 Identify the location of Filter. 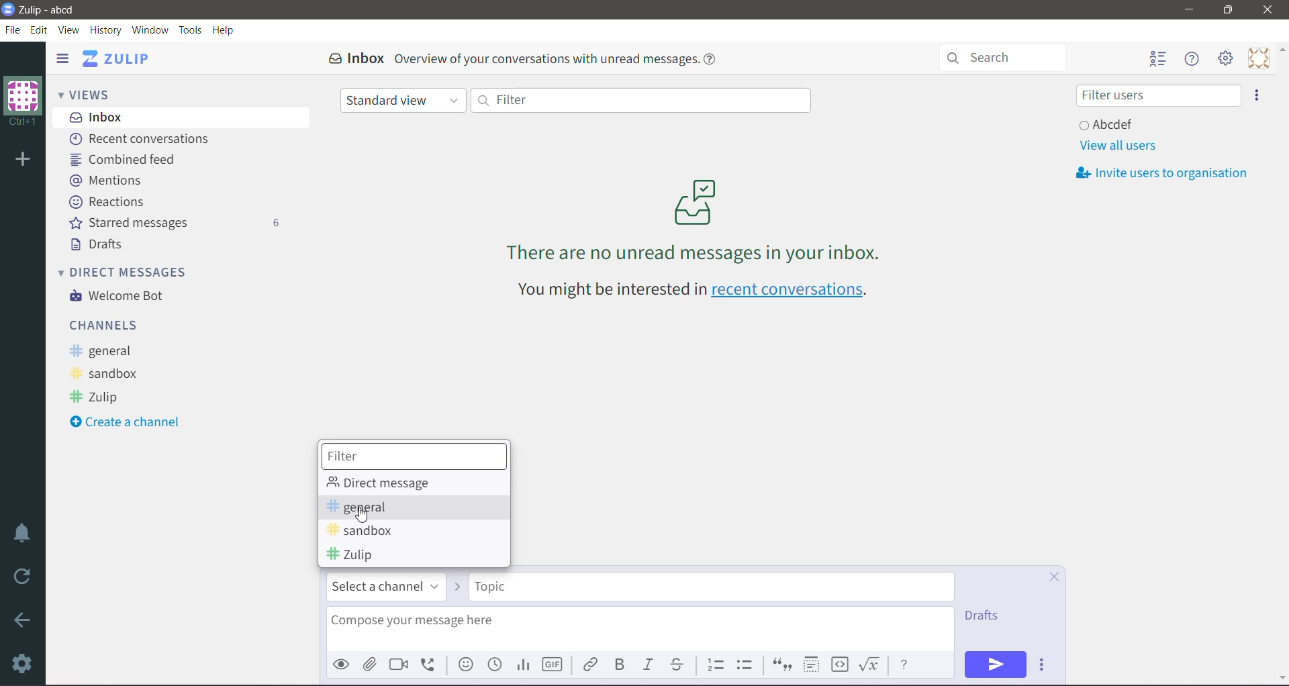
(416, 458).